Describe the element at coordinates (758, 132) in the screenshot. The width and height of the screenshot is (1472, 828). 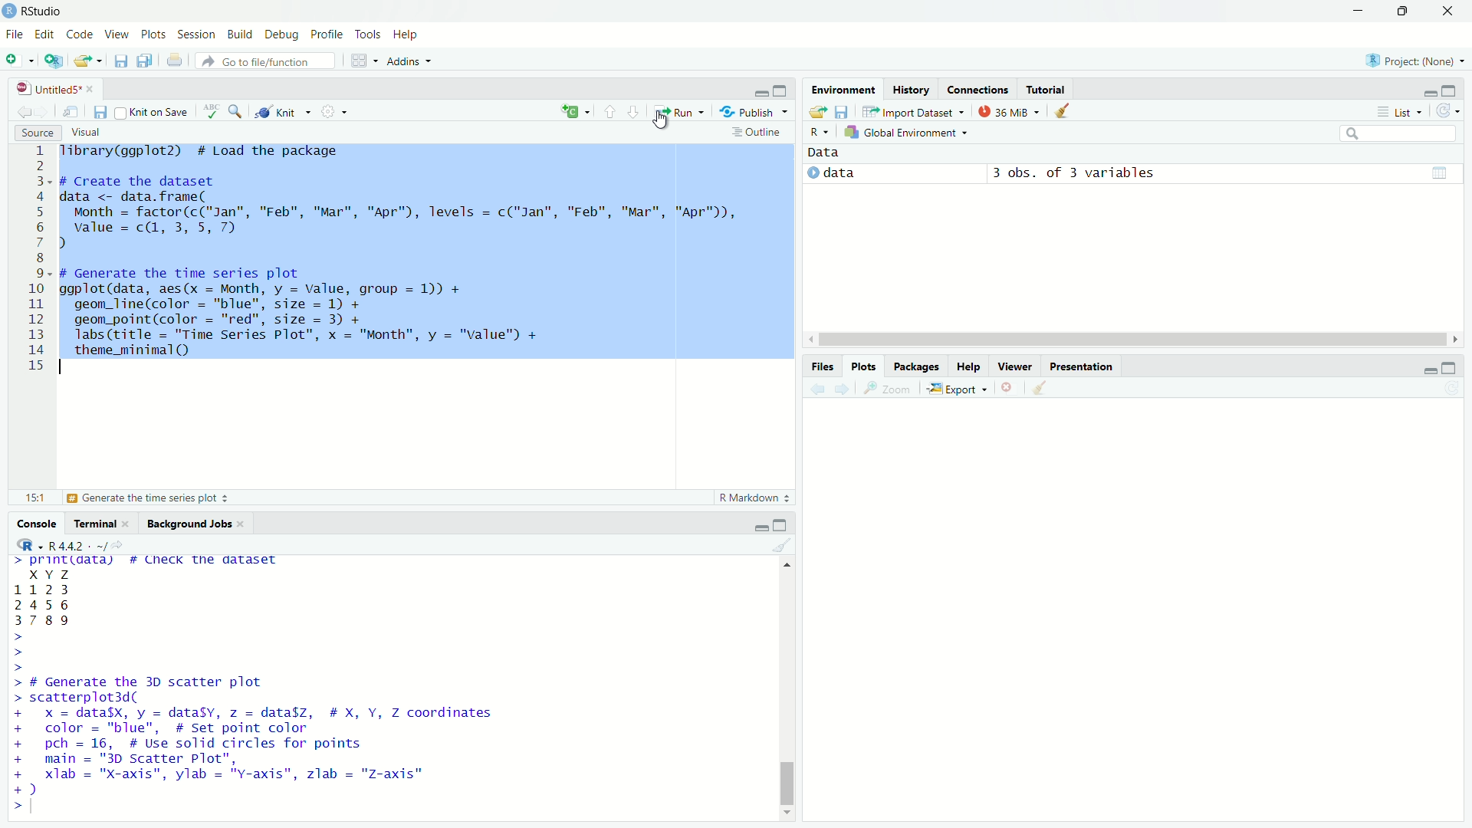
I see `outline` at that location.